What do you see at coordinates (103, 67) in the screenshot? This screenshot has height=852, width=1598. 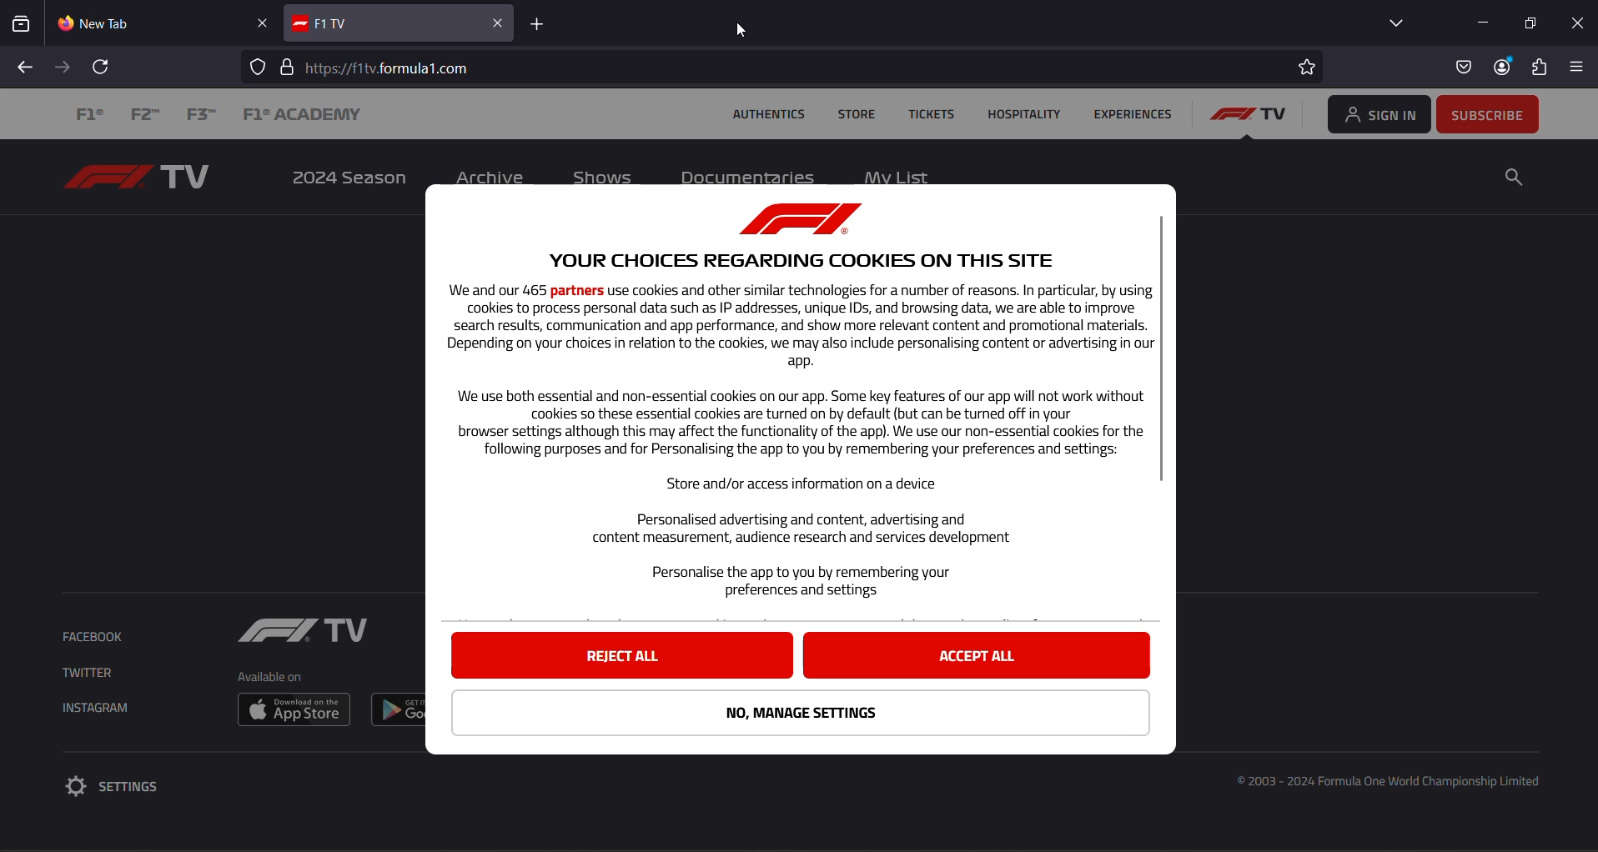 I see `reload current page` at bounding box center [103, 67].